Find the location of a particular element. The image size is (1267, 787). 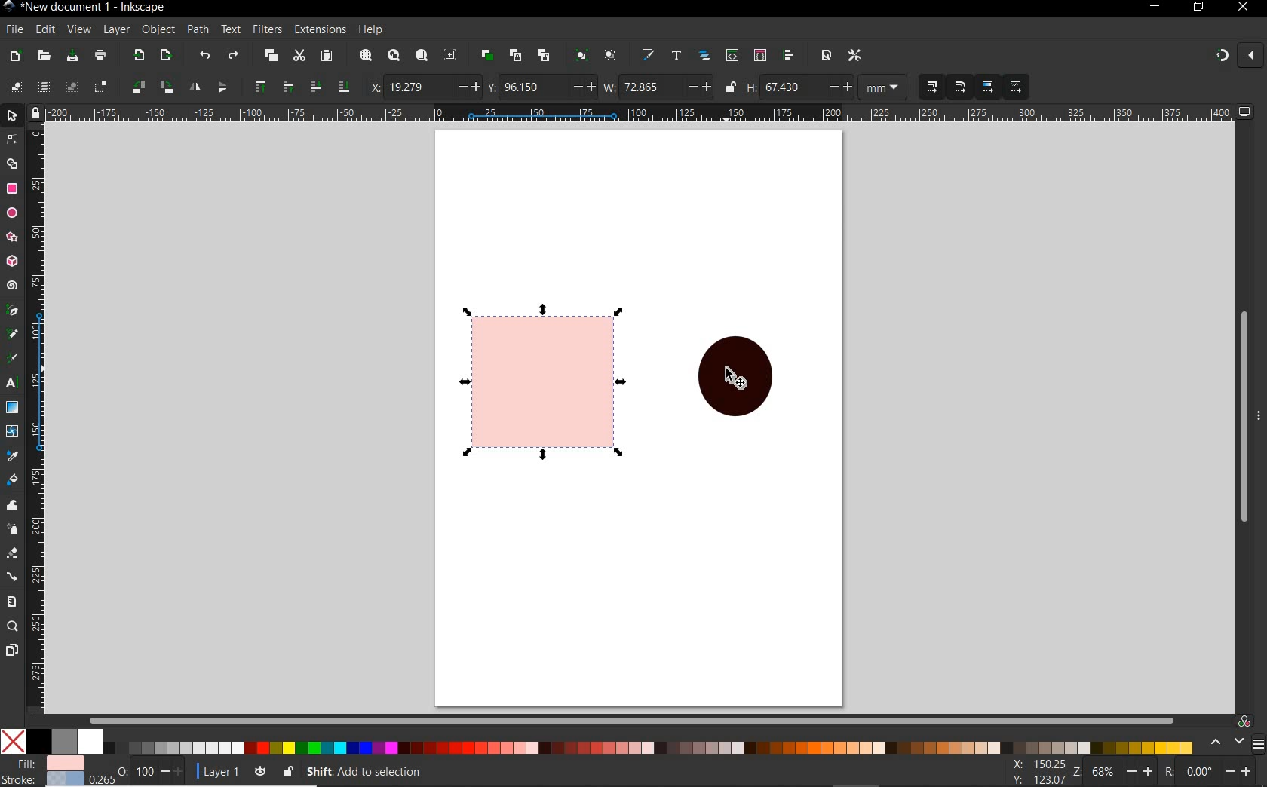

export is located at coordinates (139, 54).